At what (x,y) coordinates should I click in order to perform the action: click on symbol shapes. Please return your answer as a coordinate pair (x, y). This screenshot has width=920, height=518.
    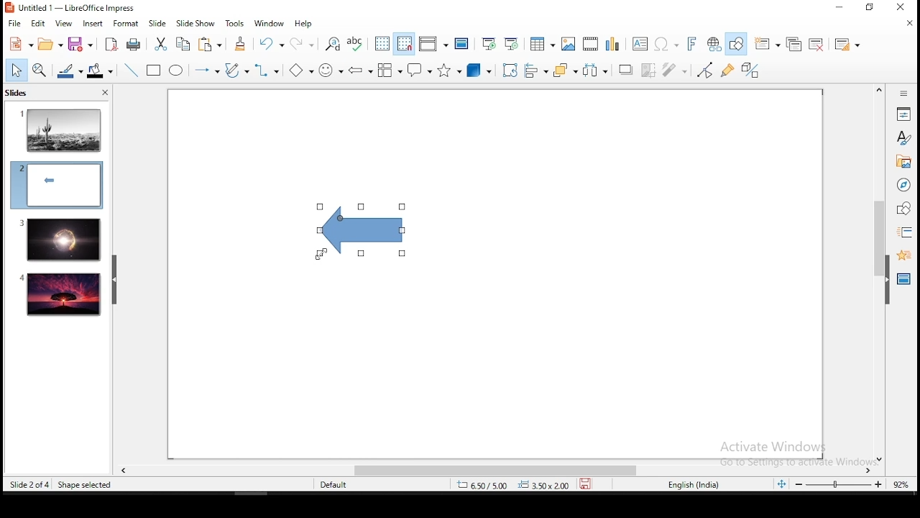
    Looking at the image, I should click on (331, 71).